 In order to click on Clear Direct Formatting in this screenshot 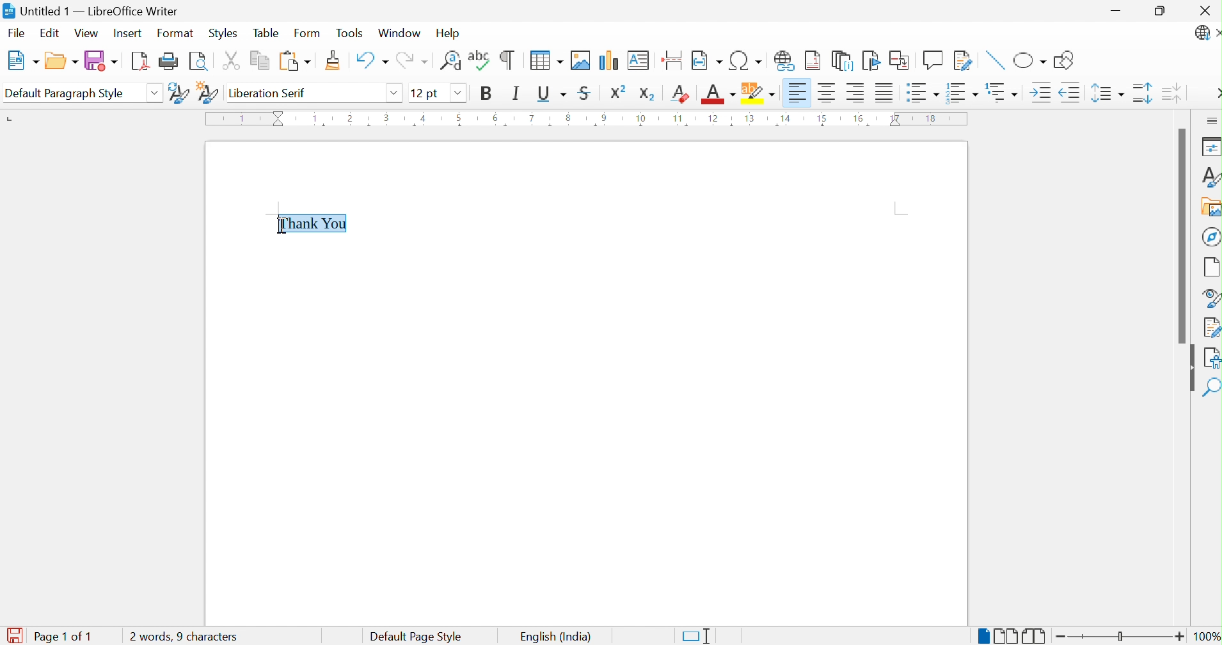, I will do `click(681, 95)`.